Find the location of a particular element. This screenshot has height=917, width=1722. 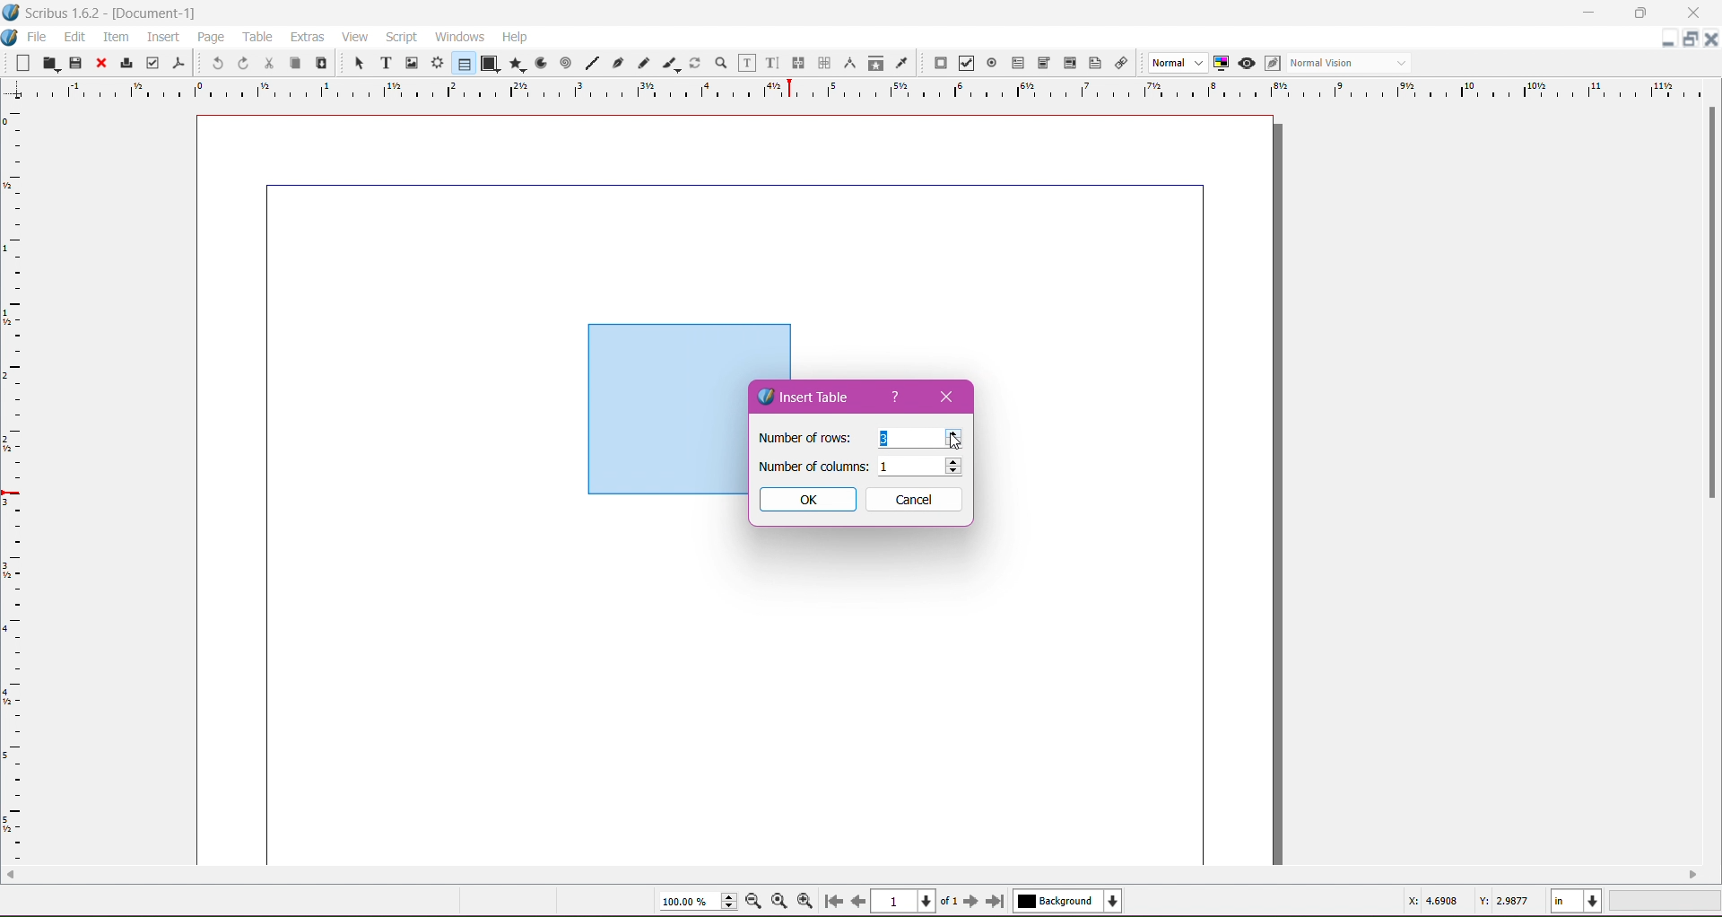

Previous page is located at coordinates (857, 900).